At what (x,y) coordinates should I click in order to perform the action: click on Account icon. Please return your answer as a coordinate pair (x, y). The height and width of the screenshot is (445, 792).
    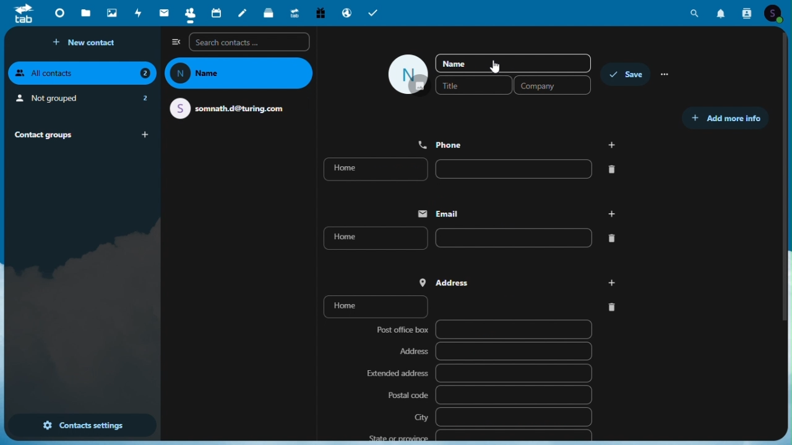
    Looking at the image, I should click on (778, 14).